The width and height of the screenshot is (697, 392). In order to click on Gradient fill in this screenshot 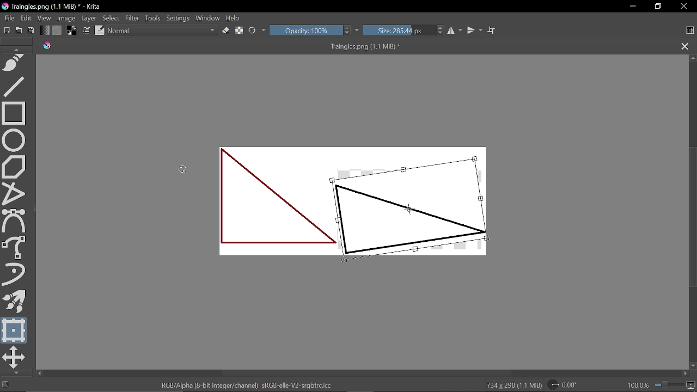, I will do `click(44, 30)`.